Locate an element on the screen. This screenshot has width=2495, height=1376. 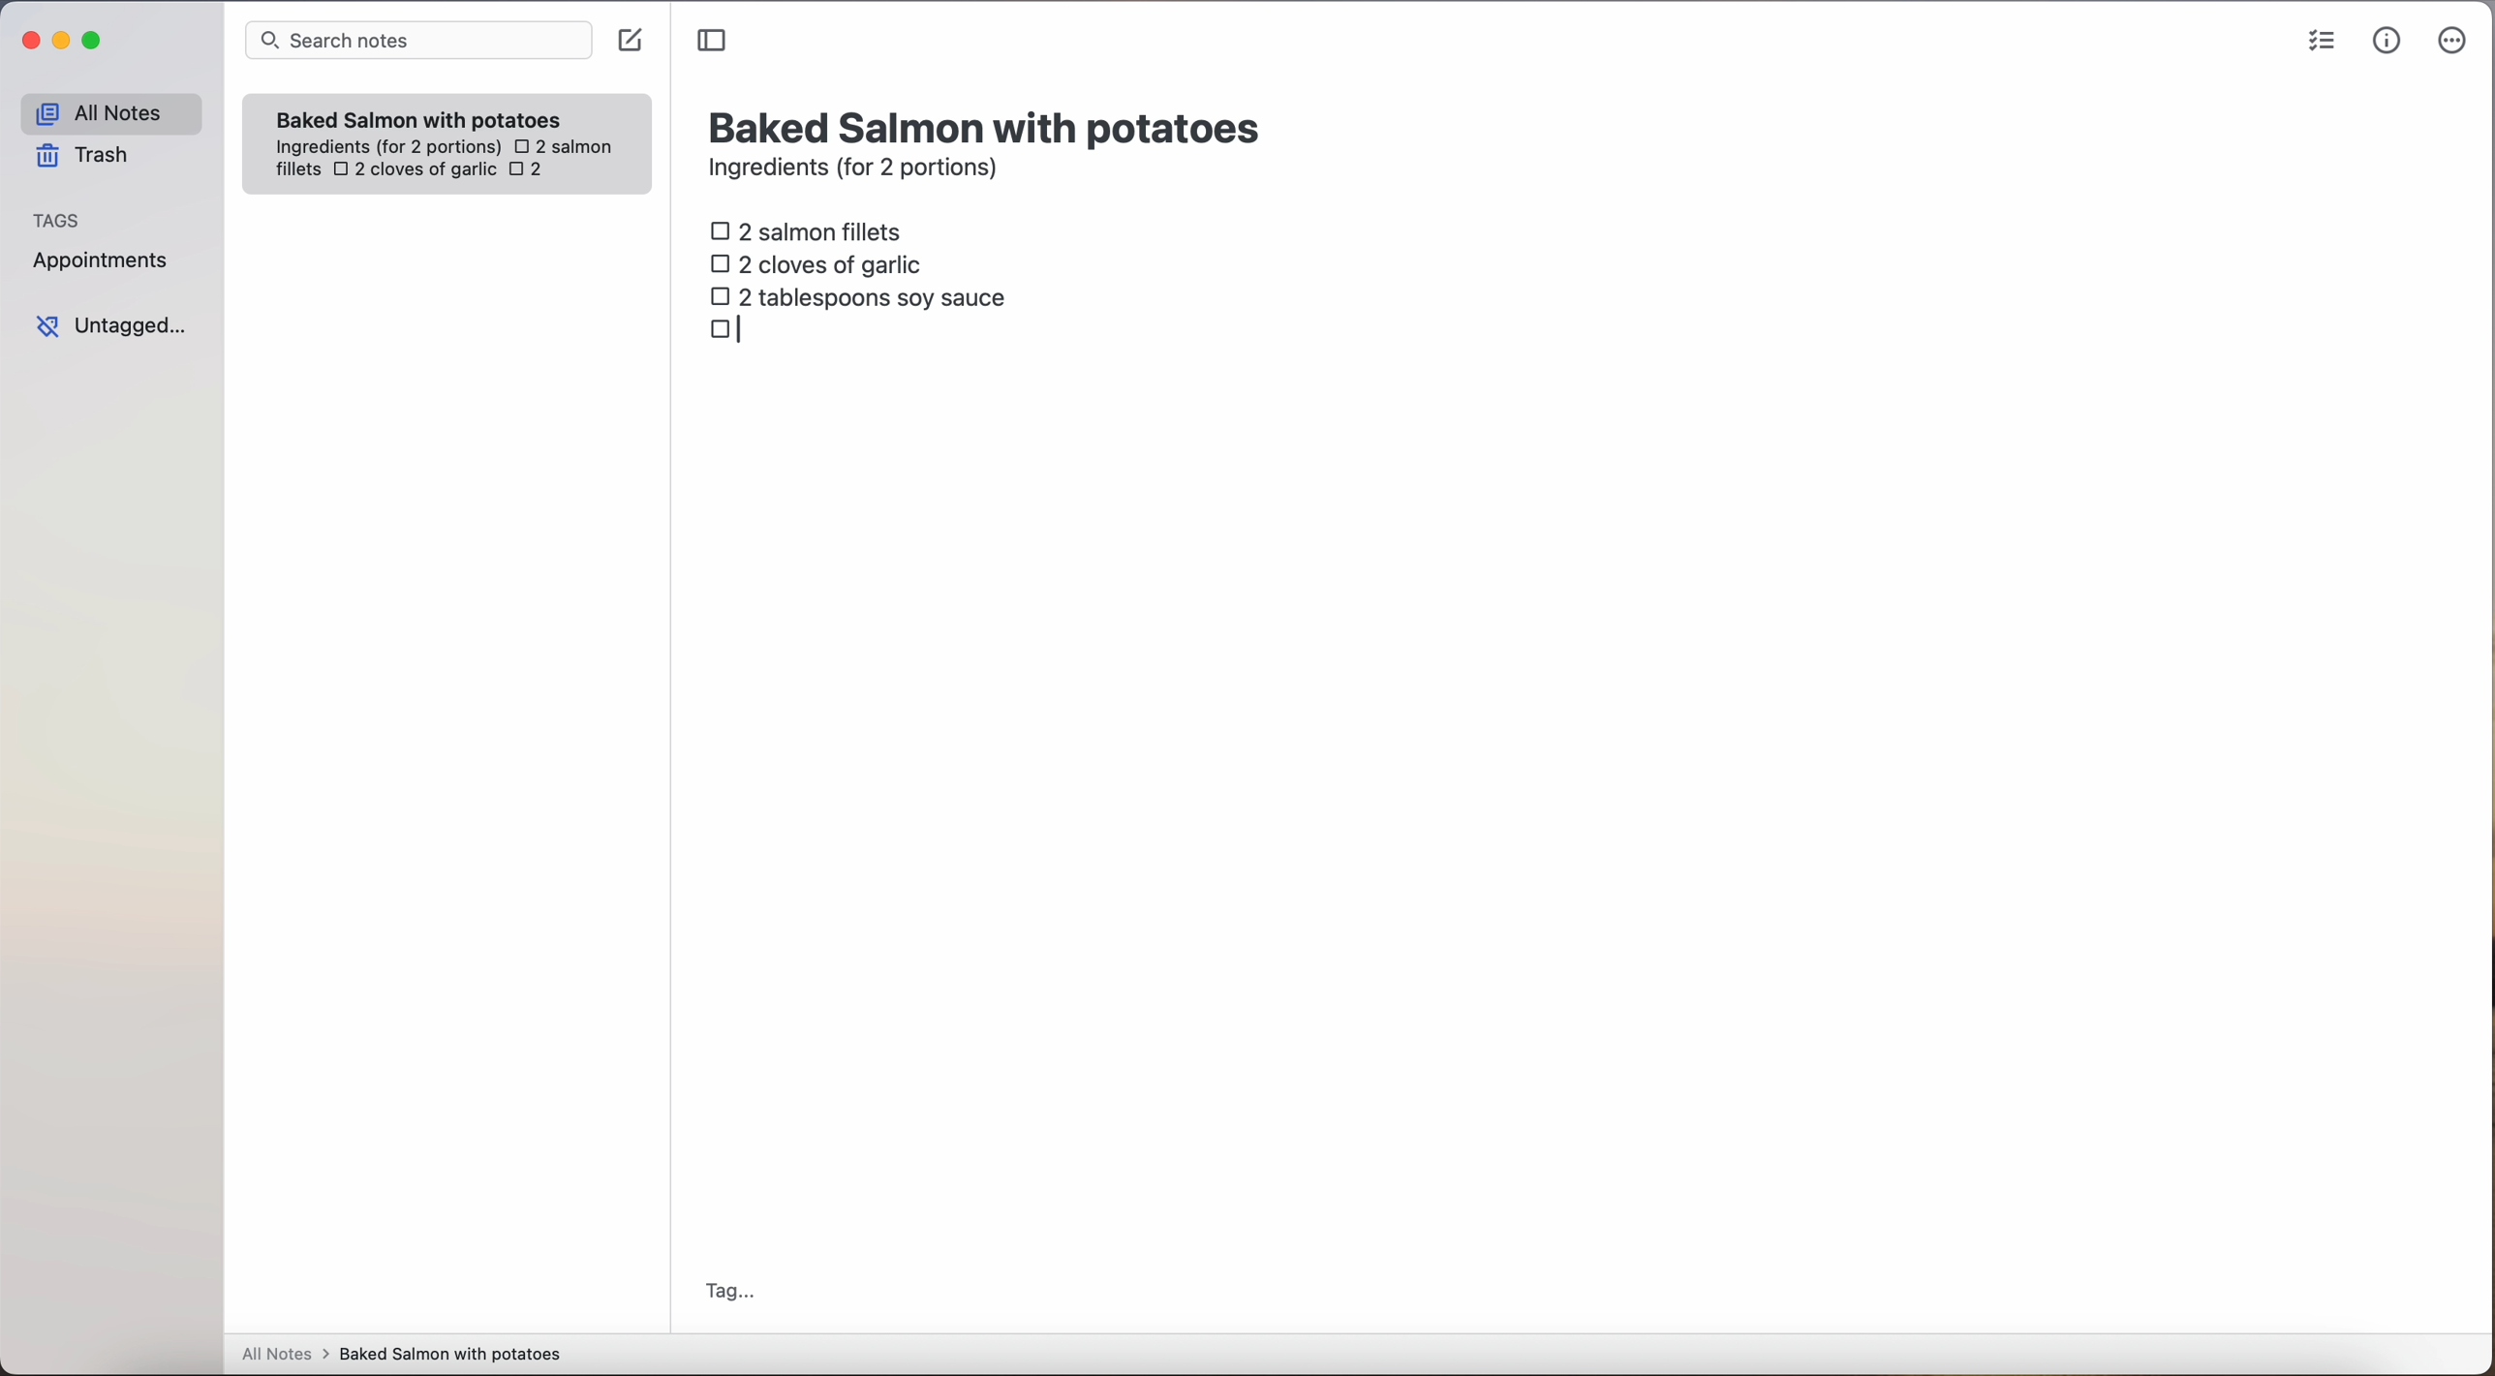
ingredientes (for 2 portions) is located at coordinates (385, 148).